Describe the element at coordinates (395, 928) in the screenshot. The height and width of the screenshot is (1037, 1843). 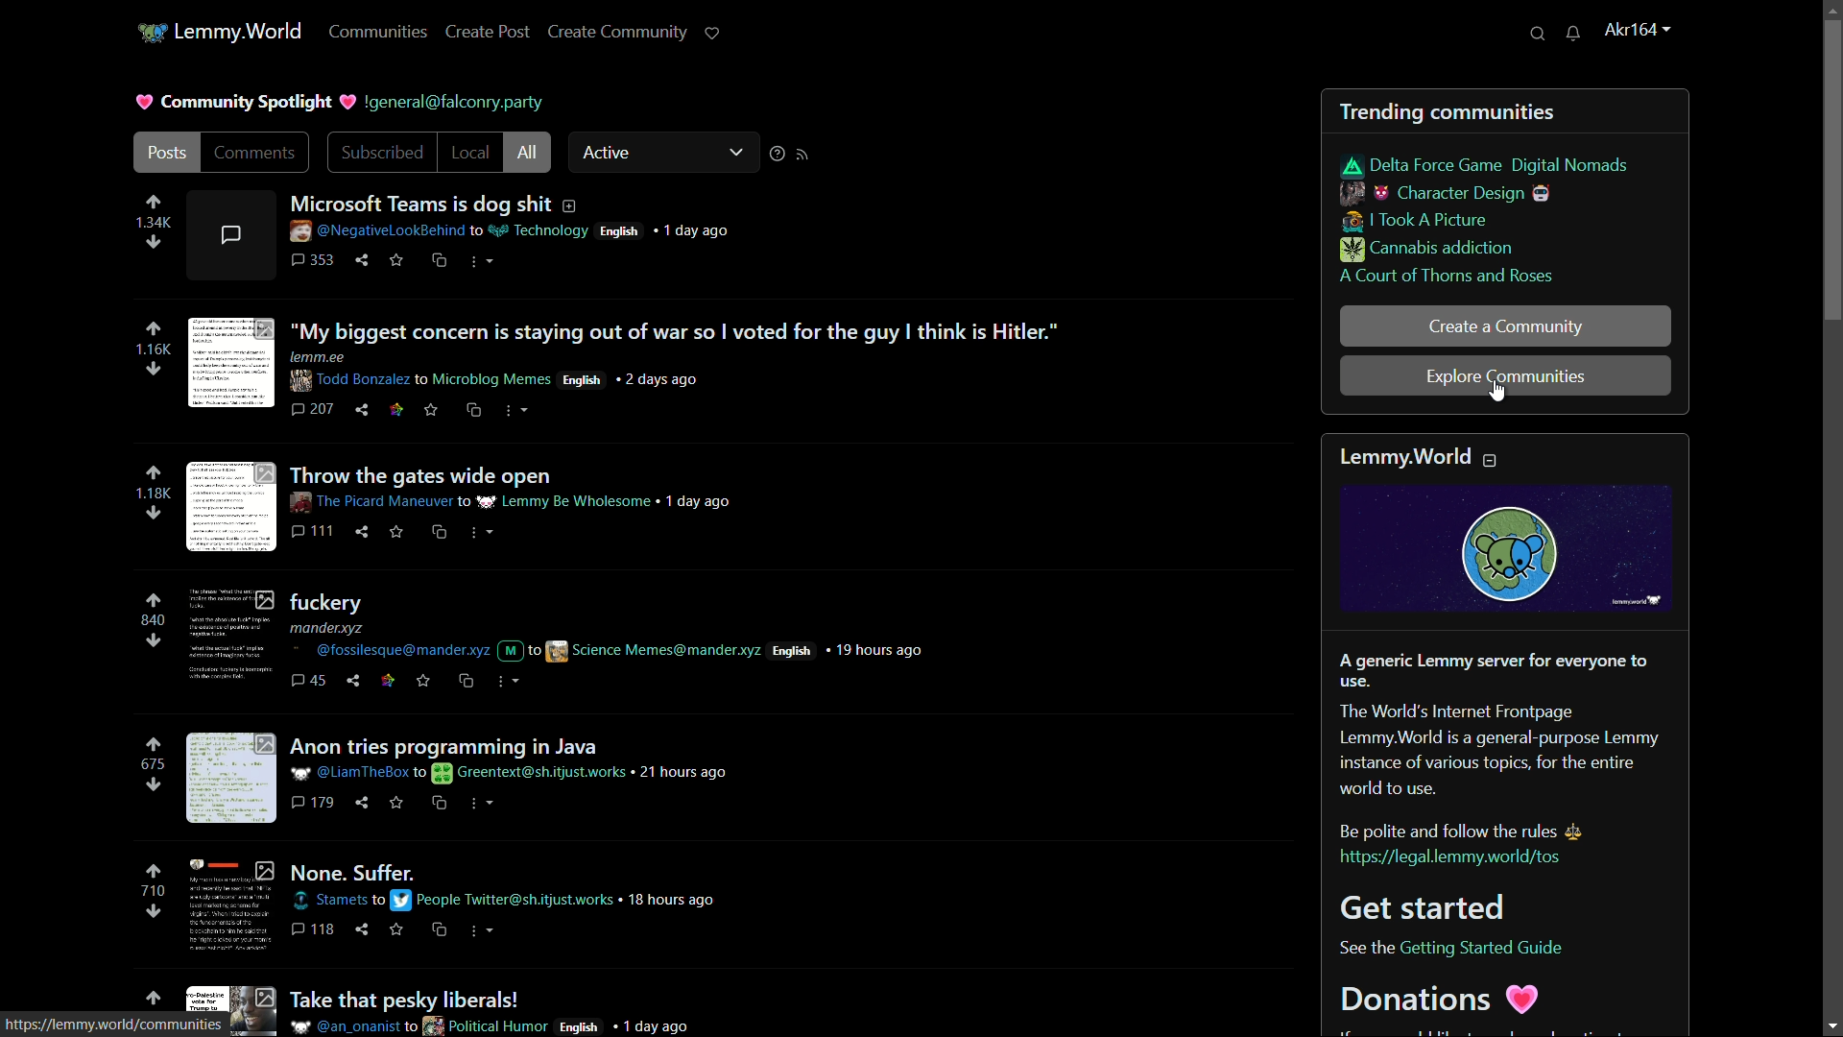
I see `save` at that location.